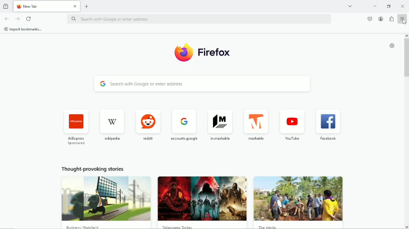 The image size is (409, 229). I want to click on Thought provoking stories, so click(202, 198).